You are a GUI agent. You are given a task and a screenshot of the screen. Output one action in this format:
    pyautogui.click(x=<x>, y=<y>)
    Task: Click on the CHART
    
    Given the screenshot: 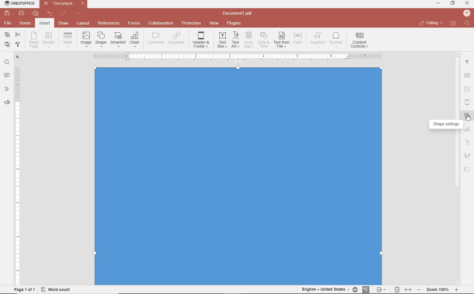 What is the action you would take?
    pyautogui.click(x=468, y=129)
    